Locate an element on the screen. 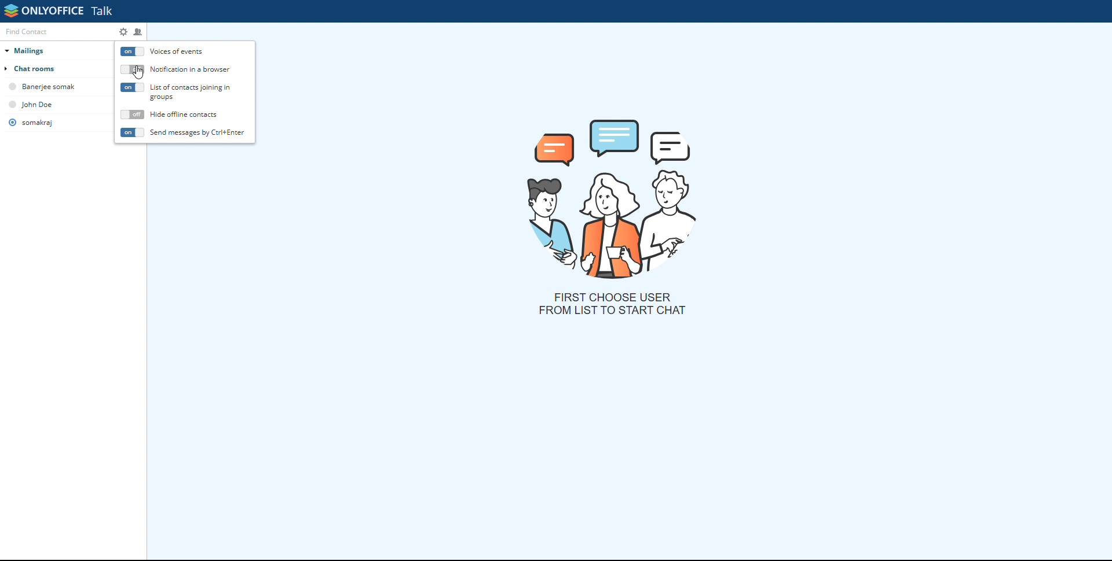  find contact is located at coordinates (57, 31).